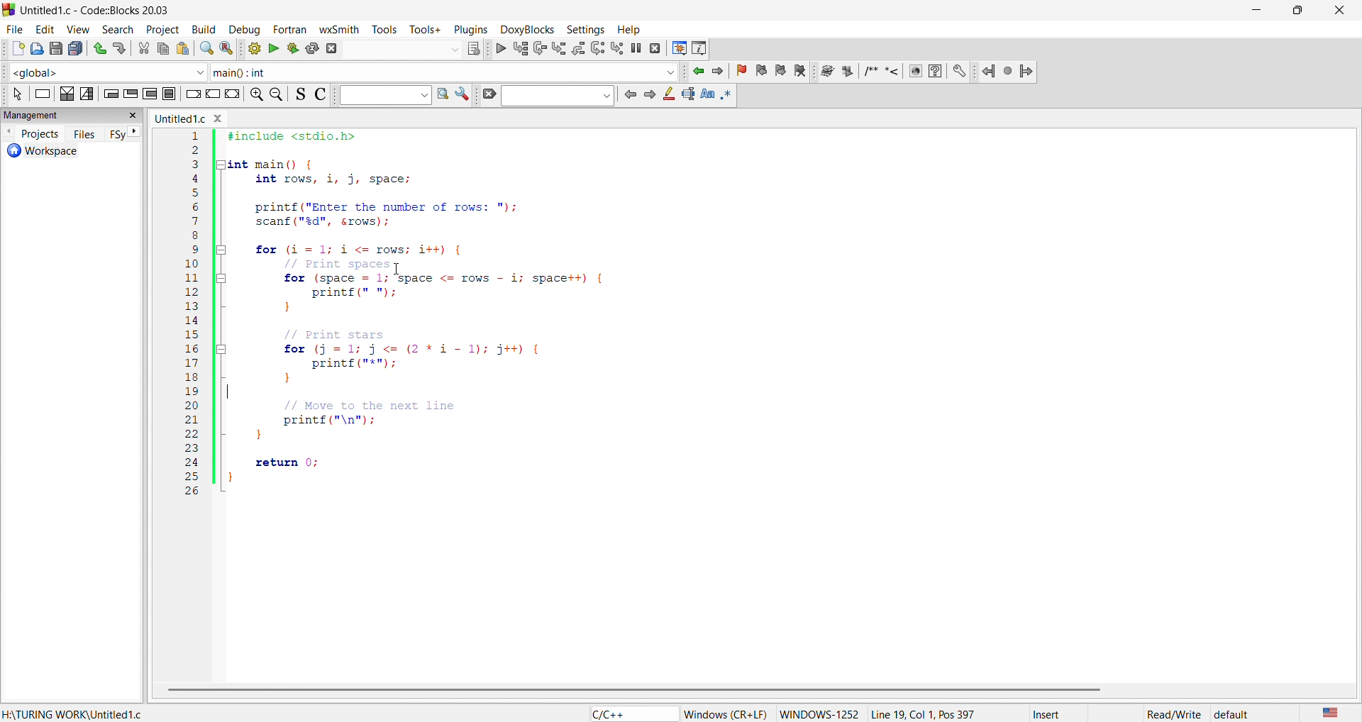  Describe the element at coordinates (538, 50) in the screenshot. I see `next line` at that location.